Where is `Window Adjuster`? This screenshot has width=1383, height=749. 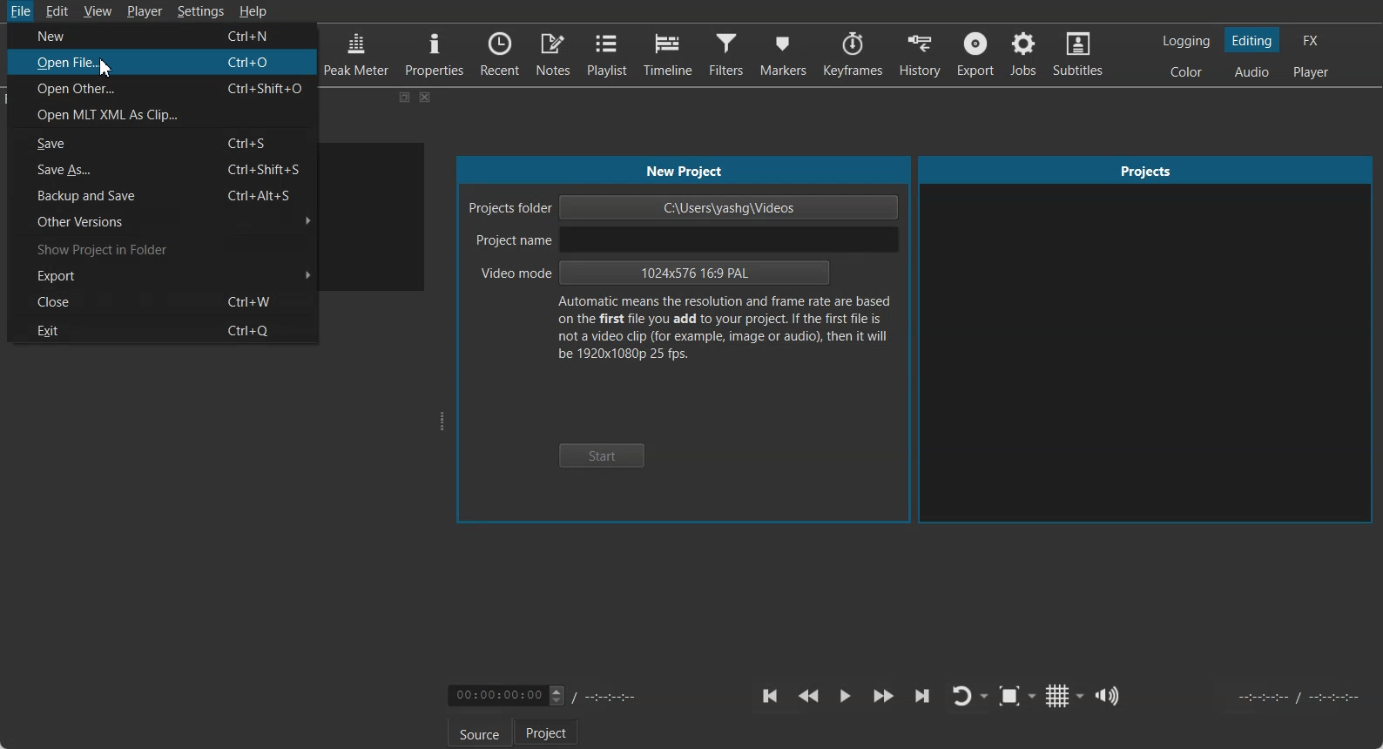 Window Adjuster is located at coordinates (443, 422).